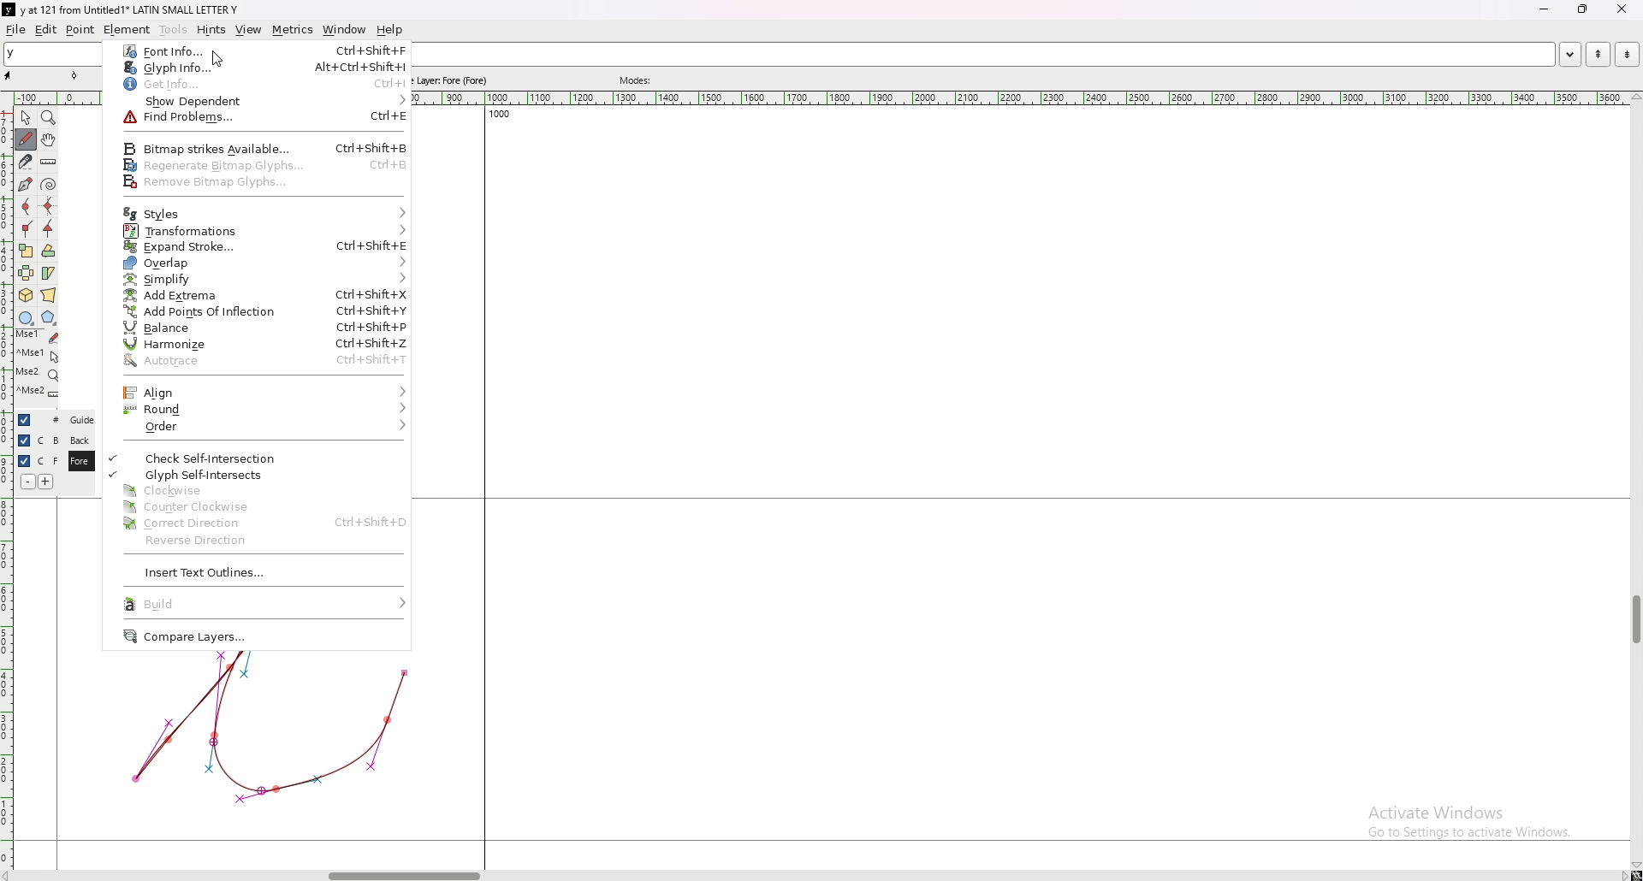 The height and width of the screenshot is (881, 1643). Describe the element at coordinates (37, 374) in the screenshot. I see `mse 2` at that location.